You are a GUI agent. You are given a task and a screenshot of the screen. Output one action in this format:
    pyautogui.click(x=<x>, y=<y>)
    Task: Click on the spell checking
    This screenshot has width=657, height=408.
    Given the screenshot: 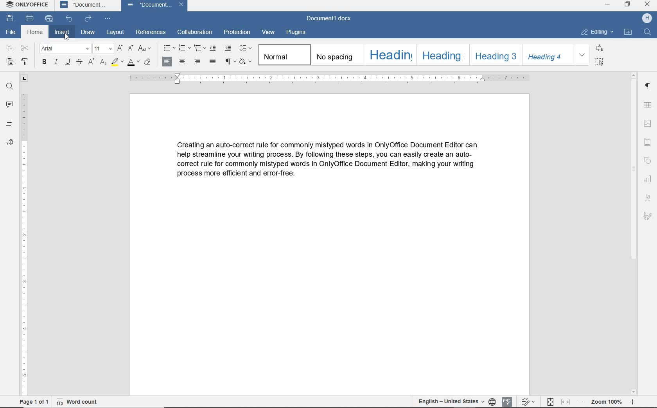 What is the action you would take?
    pyautogui.click(x=506, y=401)
    